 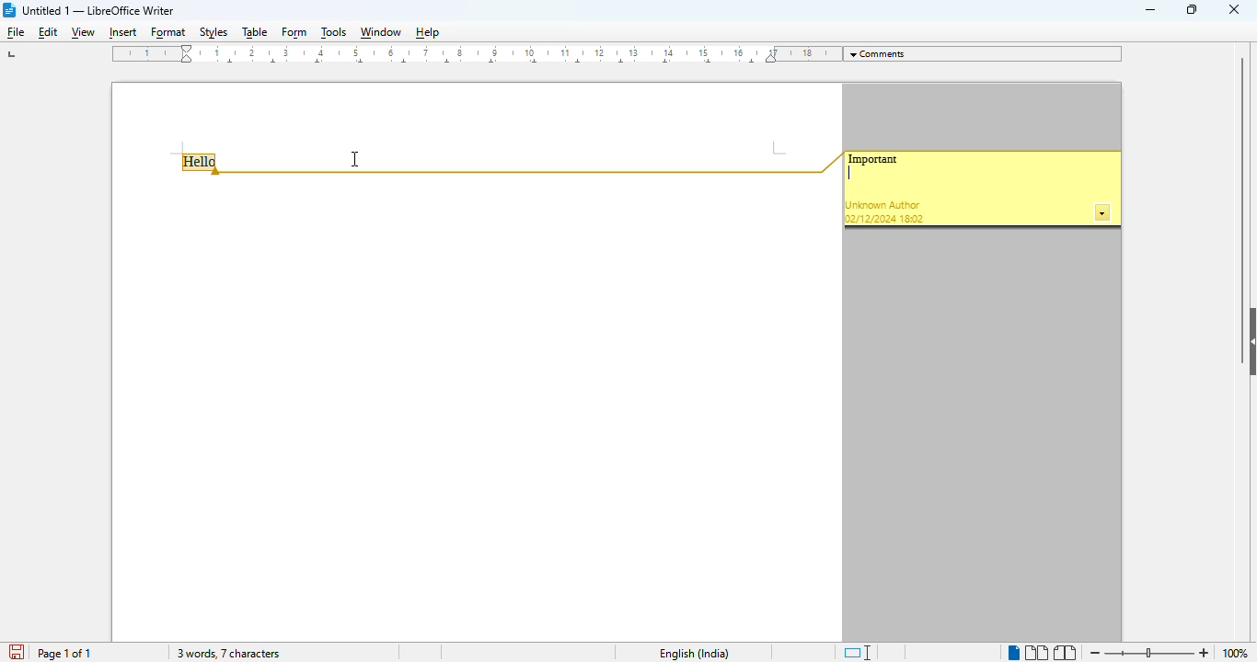 What do you see at coordinates (1192, 8) in the screenshot?
I see `maximize` at bounding box center [1192, 8].